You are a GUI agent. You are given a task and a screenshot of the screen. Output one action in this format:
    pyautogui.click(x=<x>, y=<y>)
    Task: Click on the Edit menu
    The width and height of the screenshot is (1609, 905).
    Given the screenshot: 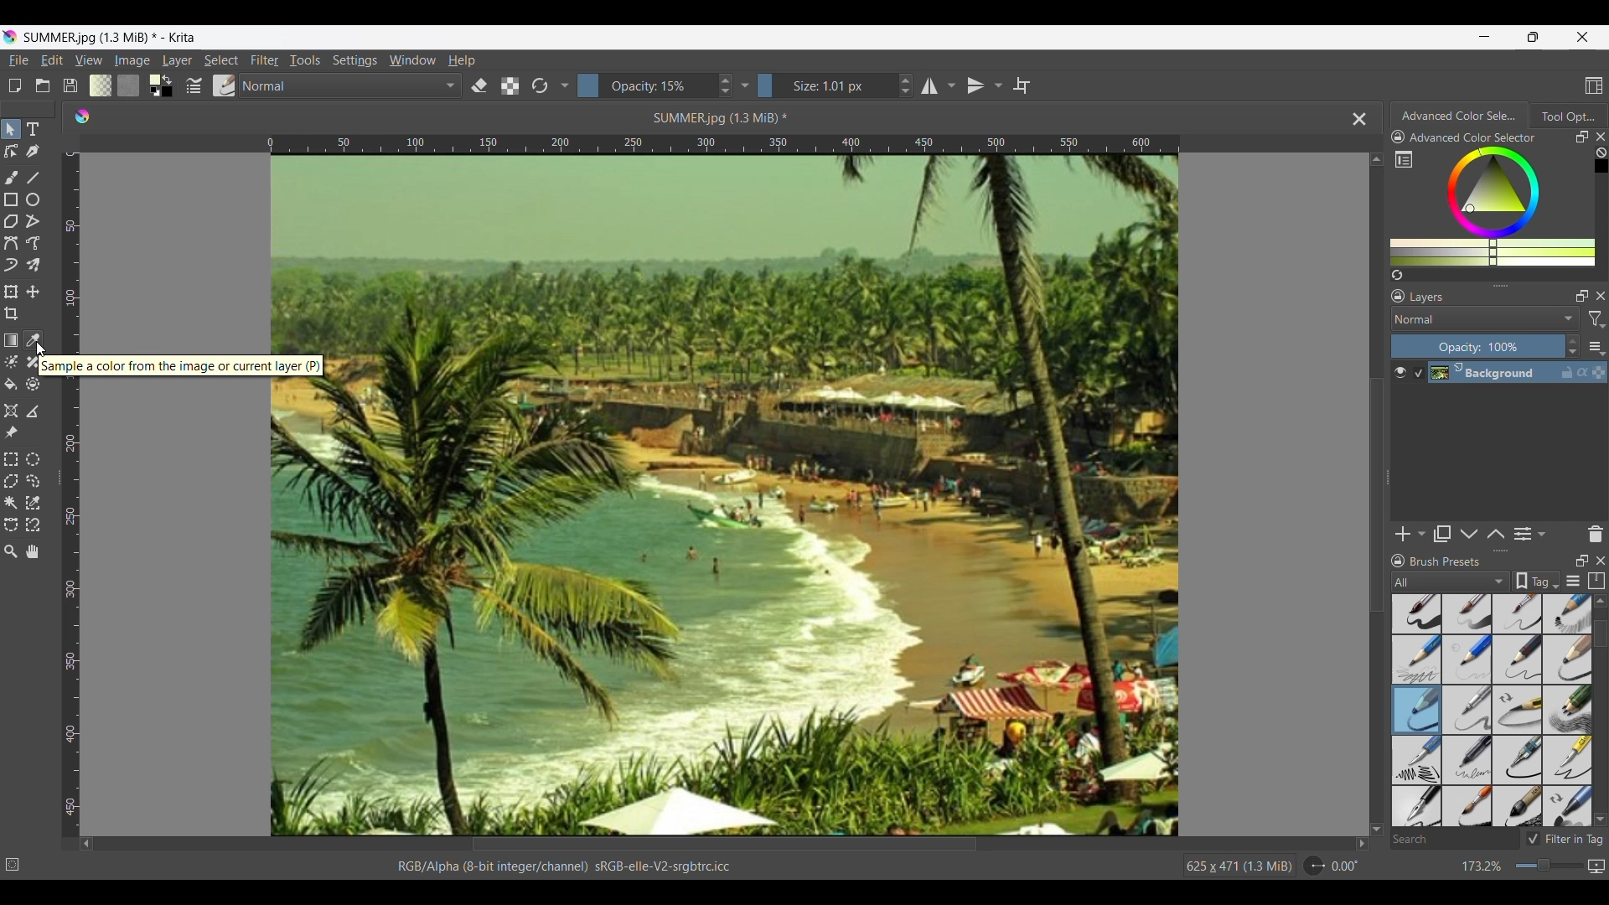 What is the action you would take?
    pyautogui.click(x=50, y=59)
    